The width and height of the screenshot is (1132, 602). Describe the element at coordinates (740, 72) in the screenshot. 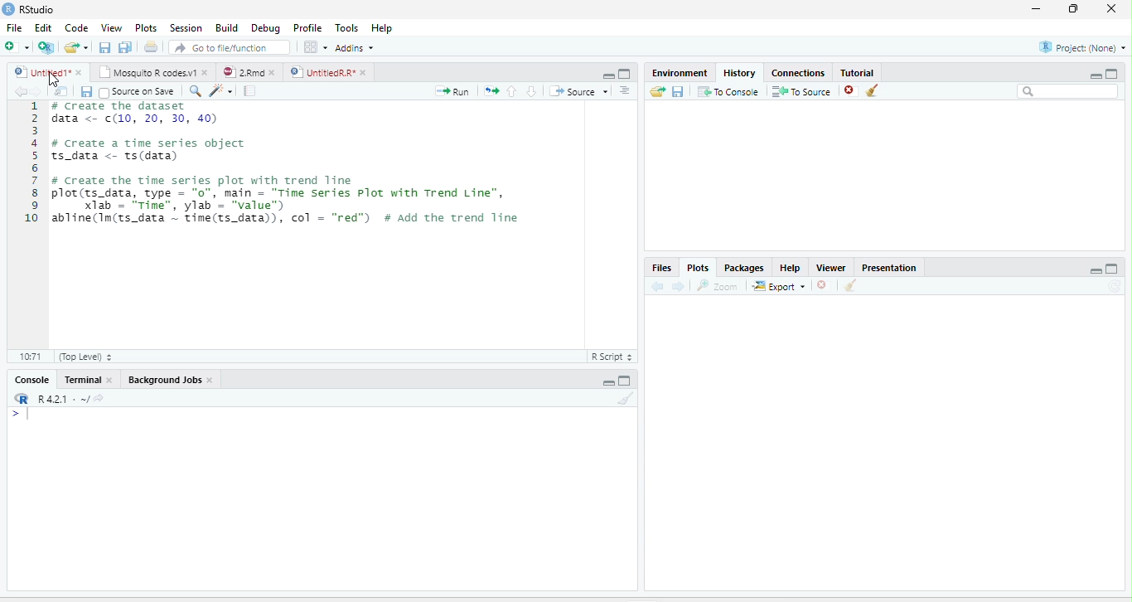

I see `History` at that location.